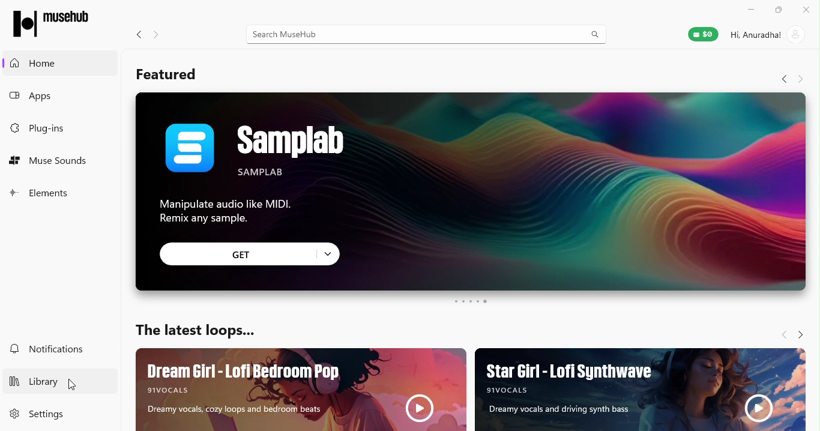  What do you see at coordinates (806, 8) in the screenshot?
I see `Close` at bounding box center [806, 8].